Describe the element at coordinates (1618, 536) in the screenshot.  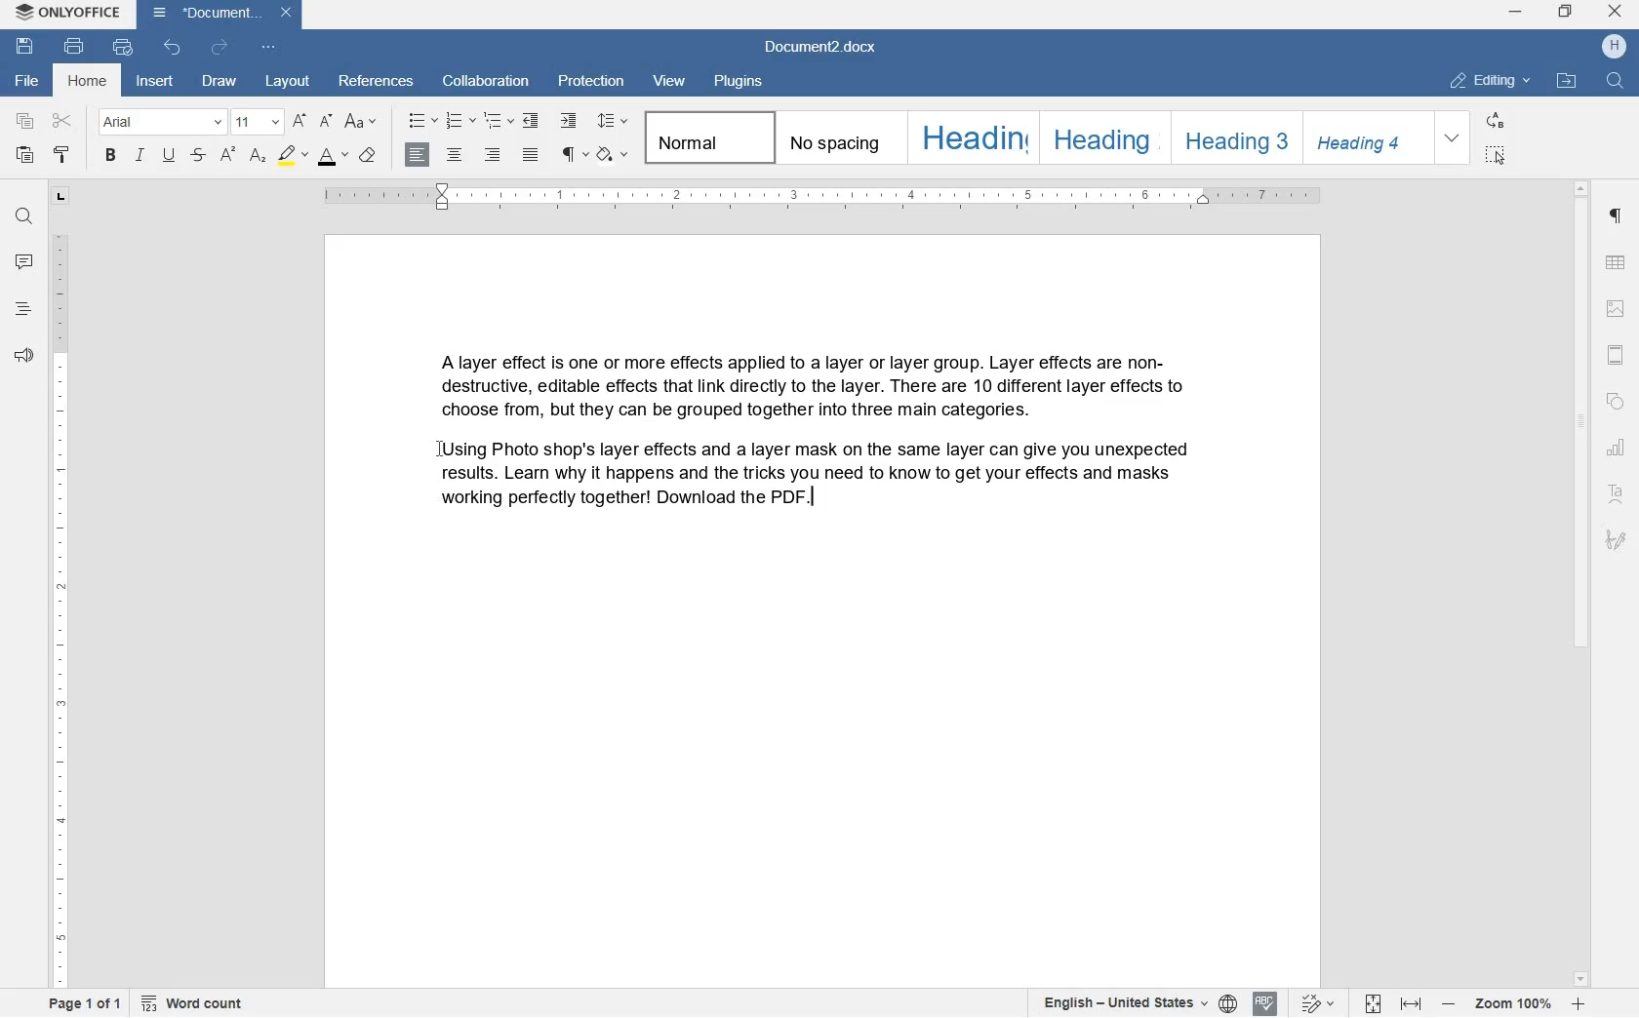
I see `SIGNATURE` at that location.